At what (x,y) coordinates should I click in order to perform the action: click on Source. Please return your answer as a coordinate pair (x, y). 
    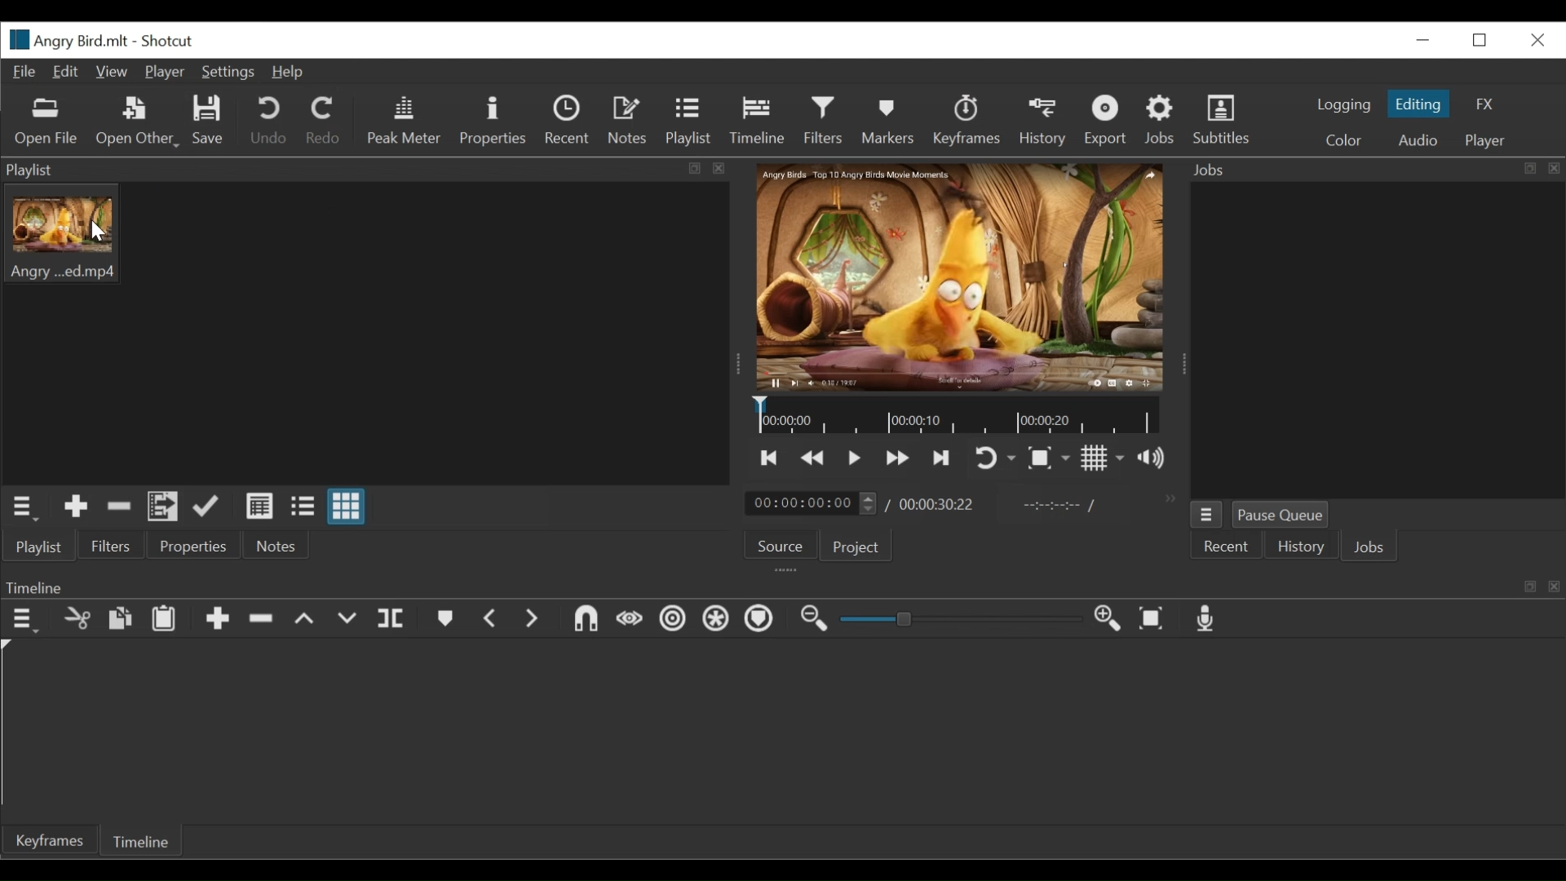
    Looking at the image, I should click on (784, 544).